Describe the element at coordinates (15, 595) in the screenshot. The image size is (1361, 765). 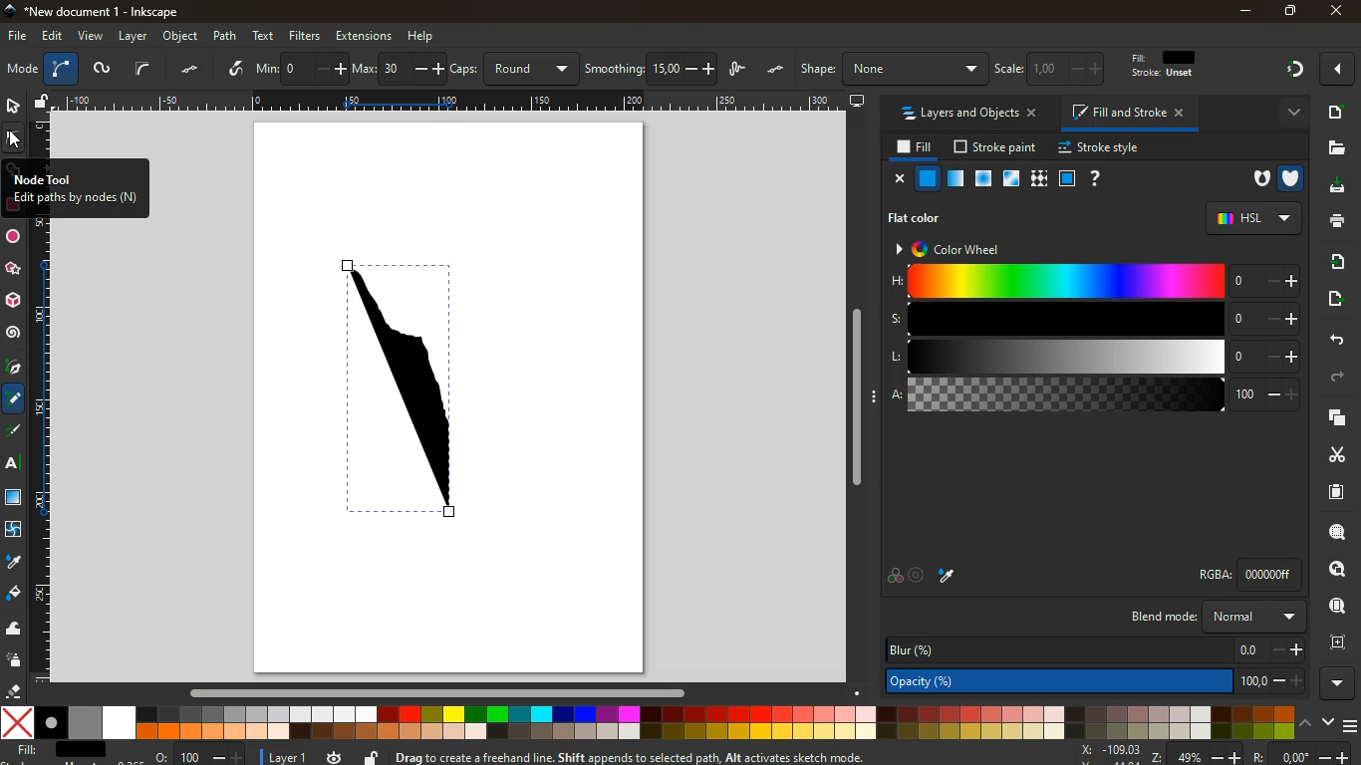
I see `paint` at that location.